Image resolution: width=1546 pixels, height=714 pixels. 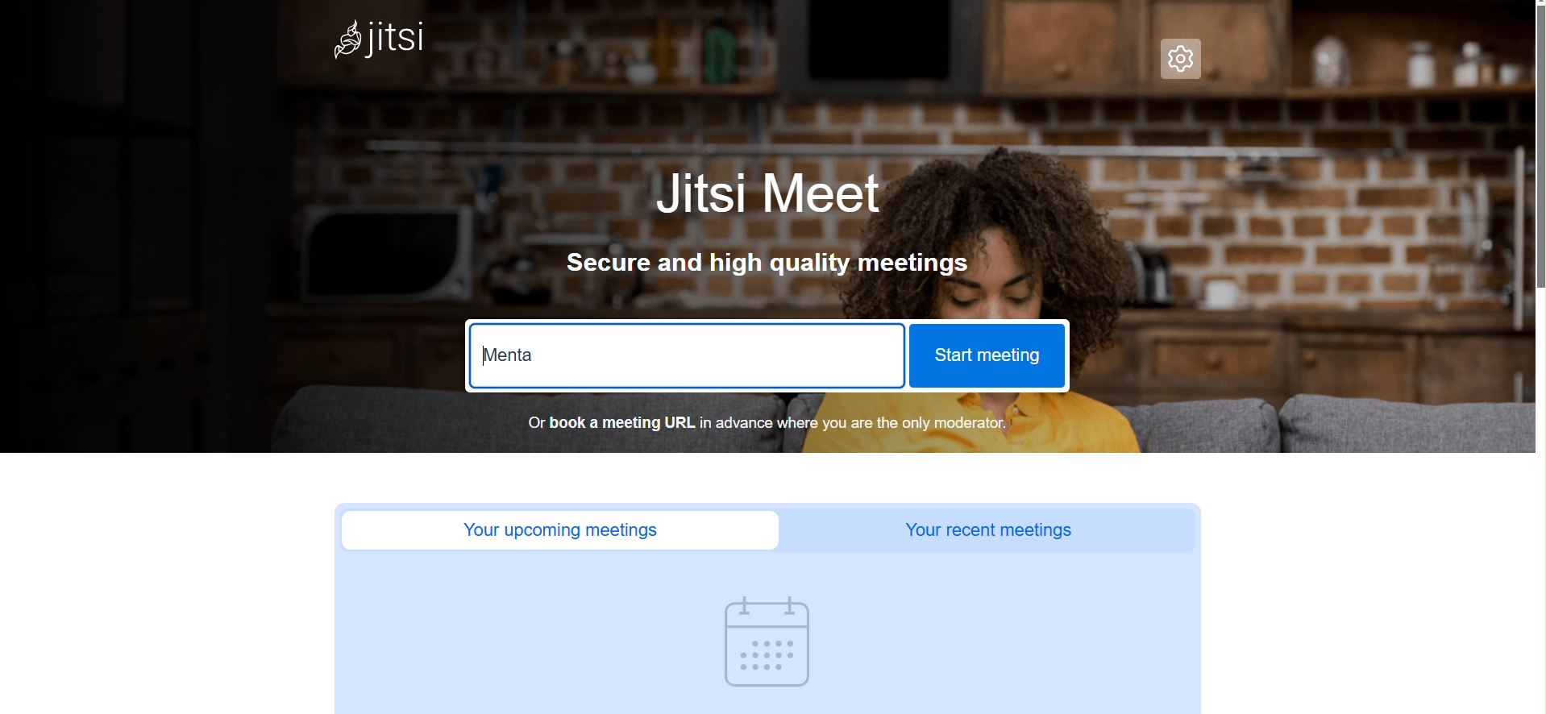 What do you see at coordinates (375, 39) in the screenshot?
I see `Jitsi` at bounding box center [375, 39].